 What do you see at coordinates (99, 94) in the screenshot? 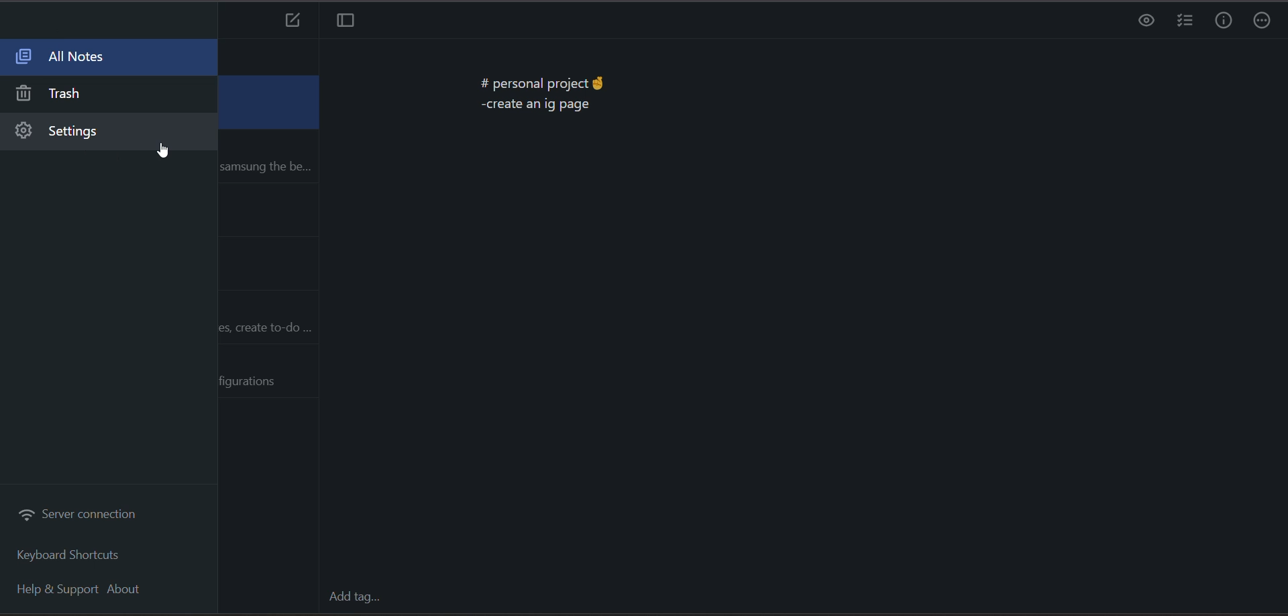
I see `trash` at bounding box center [99, 94].